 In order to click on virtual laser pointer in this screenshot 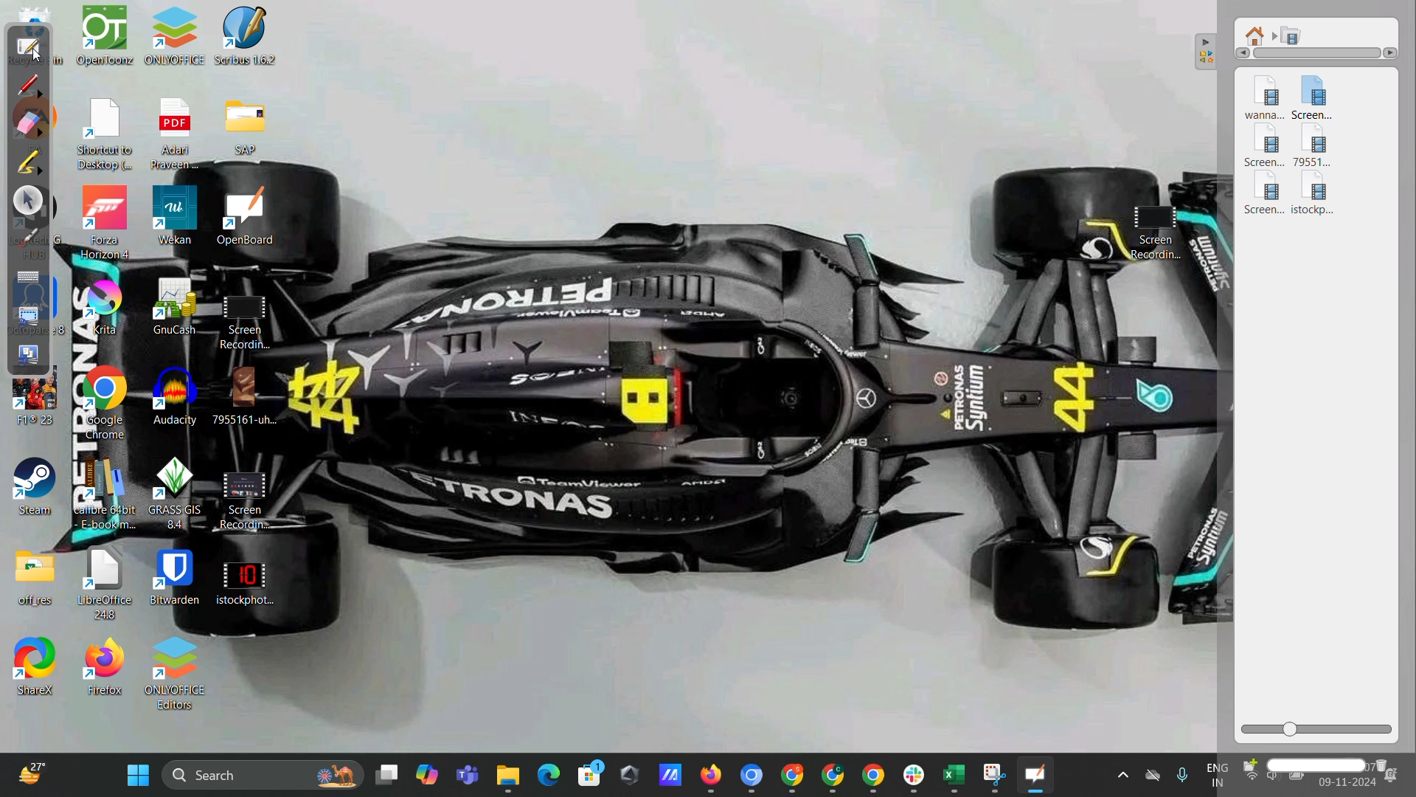, I will do `click(31, 239)`.